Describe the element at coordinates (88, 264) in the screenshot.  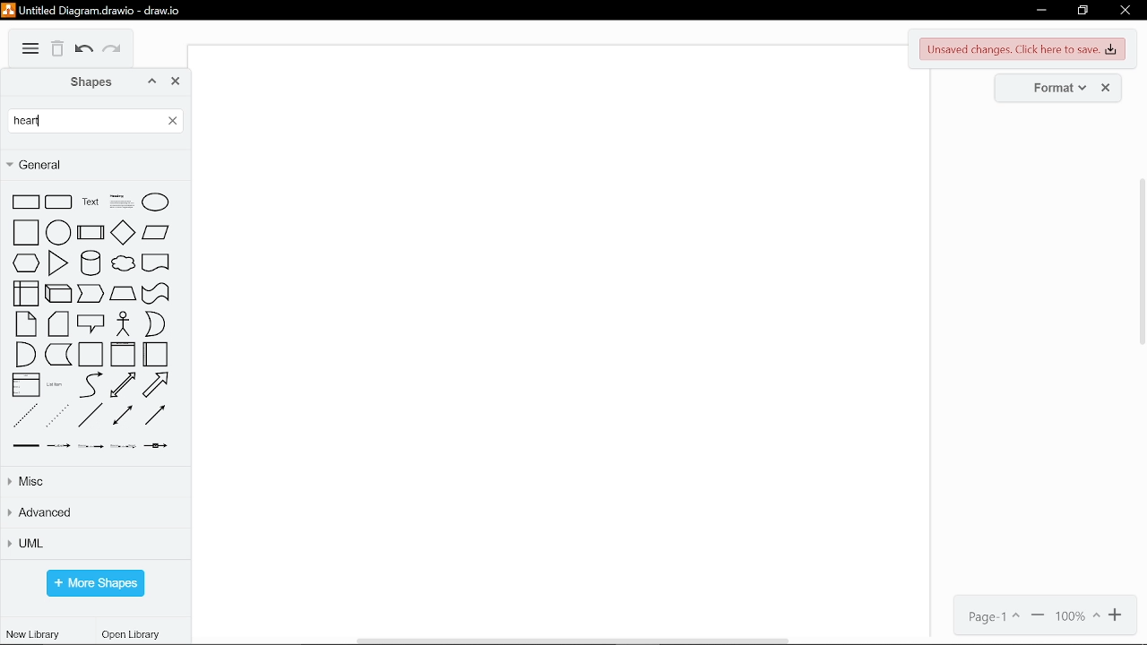
I see `cylinder` at that location.